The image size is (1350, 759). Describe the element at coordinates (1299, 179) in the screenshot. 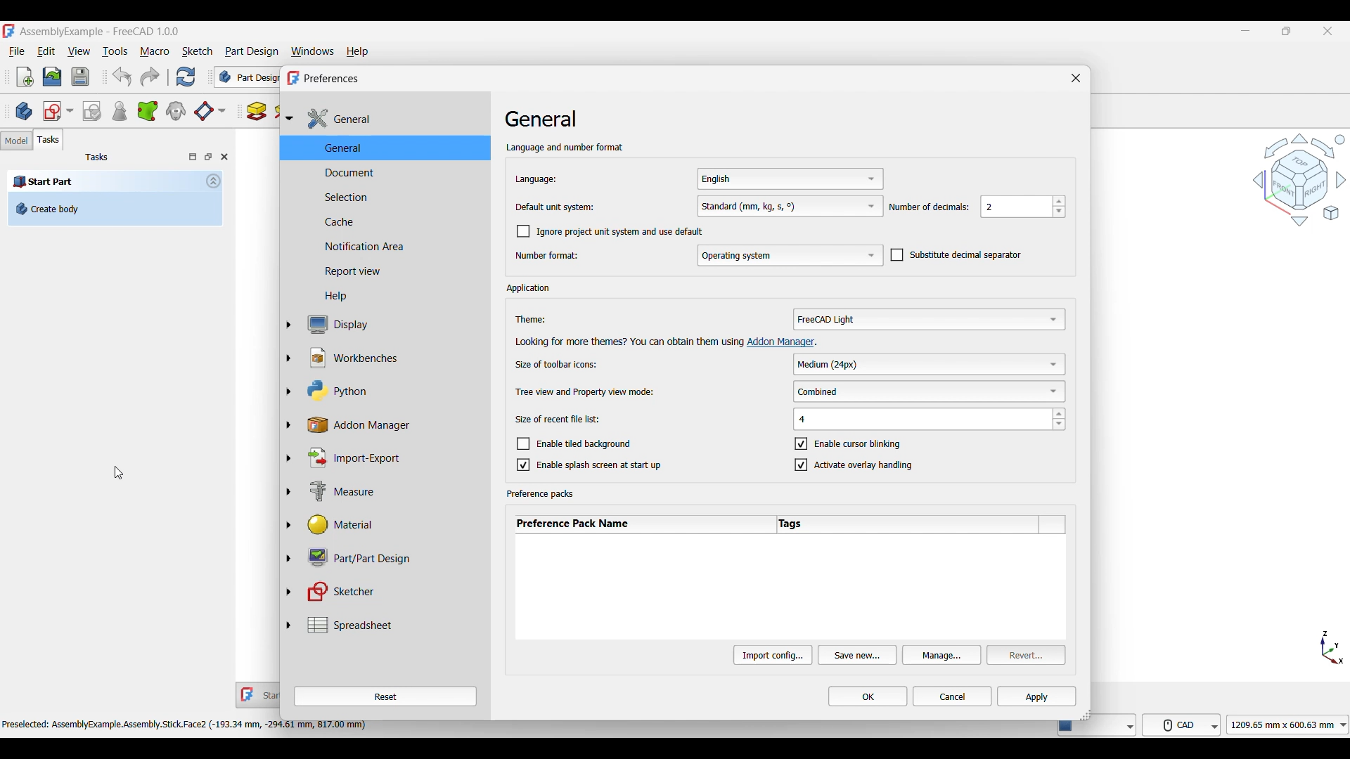

I see `Navigation` at that location.